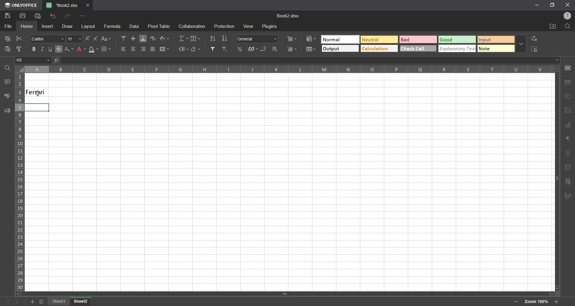 This screenshot has width=575, height=306. I want to click on Horizontal Scrollbar, so click(553, 180).